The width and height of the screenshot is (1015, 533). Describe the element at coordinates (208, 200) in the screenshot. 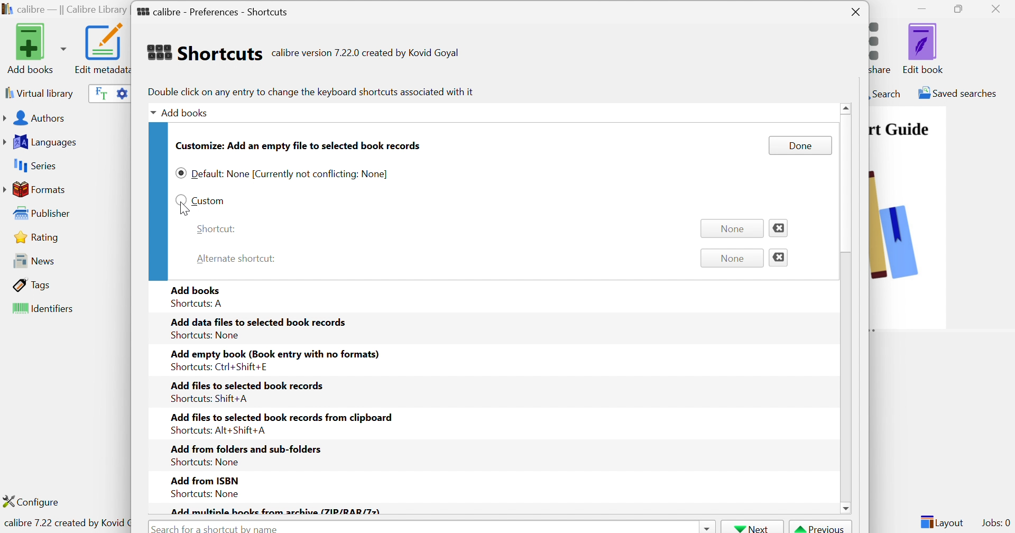

I see `Custom` at that location.